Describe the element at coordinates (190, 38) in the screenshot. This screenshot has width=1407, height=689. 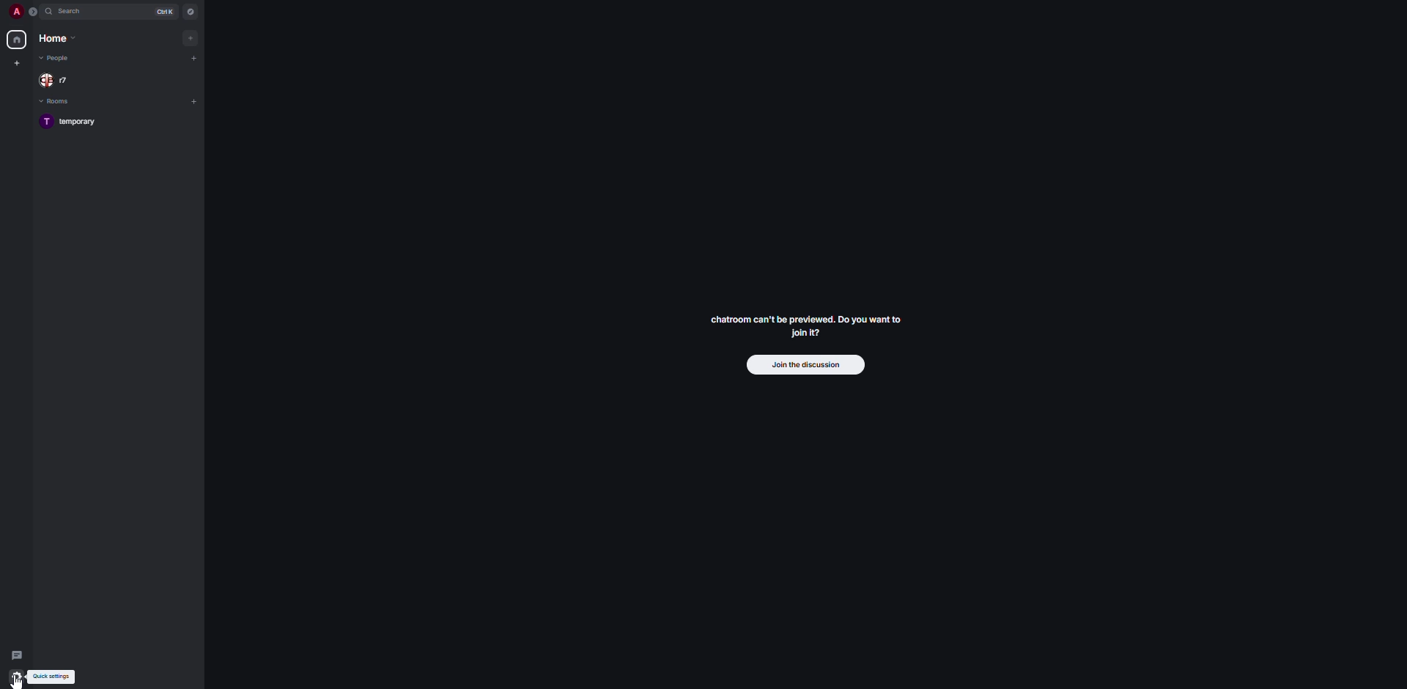
I see `add` at that location.